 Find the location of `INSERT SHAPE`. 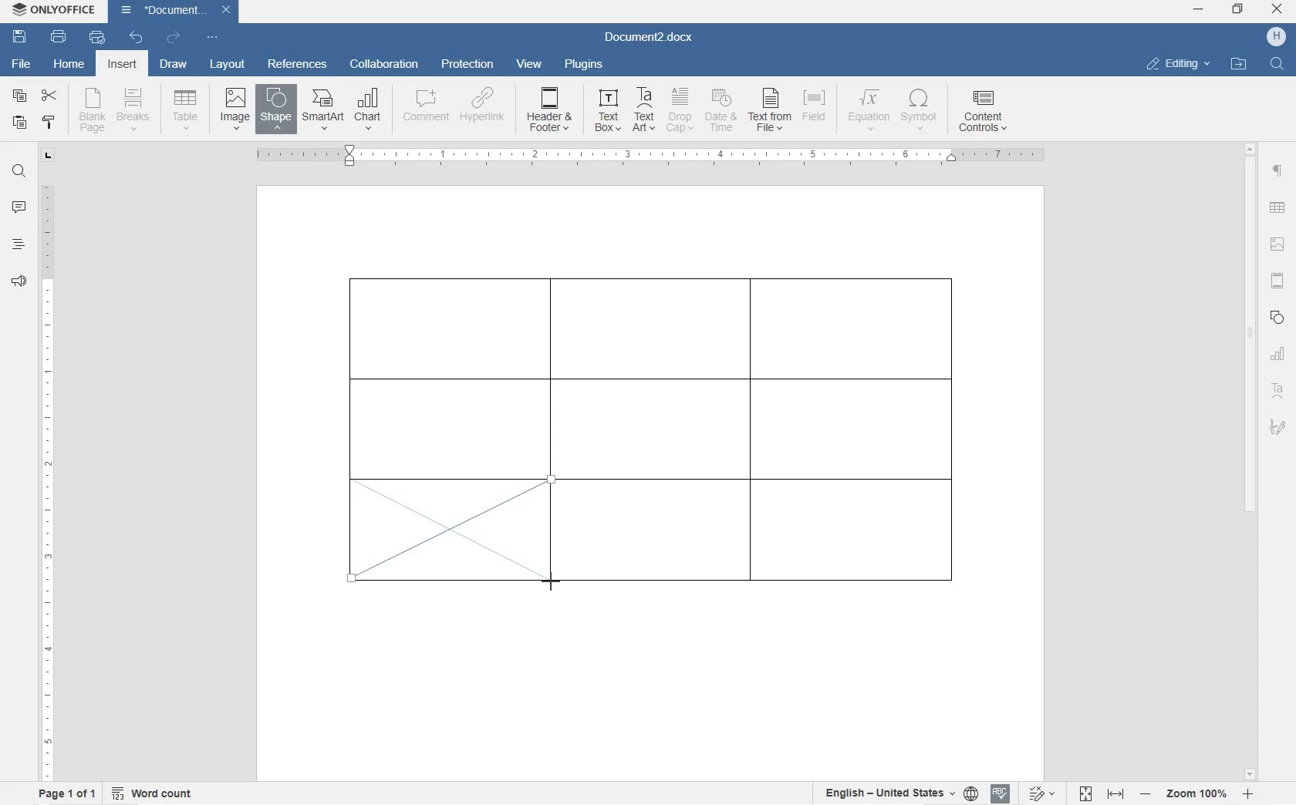

INSERT SHAPE is located at coordinates (275, 112).